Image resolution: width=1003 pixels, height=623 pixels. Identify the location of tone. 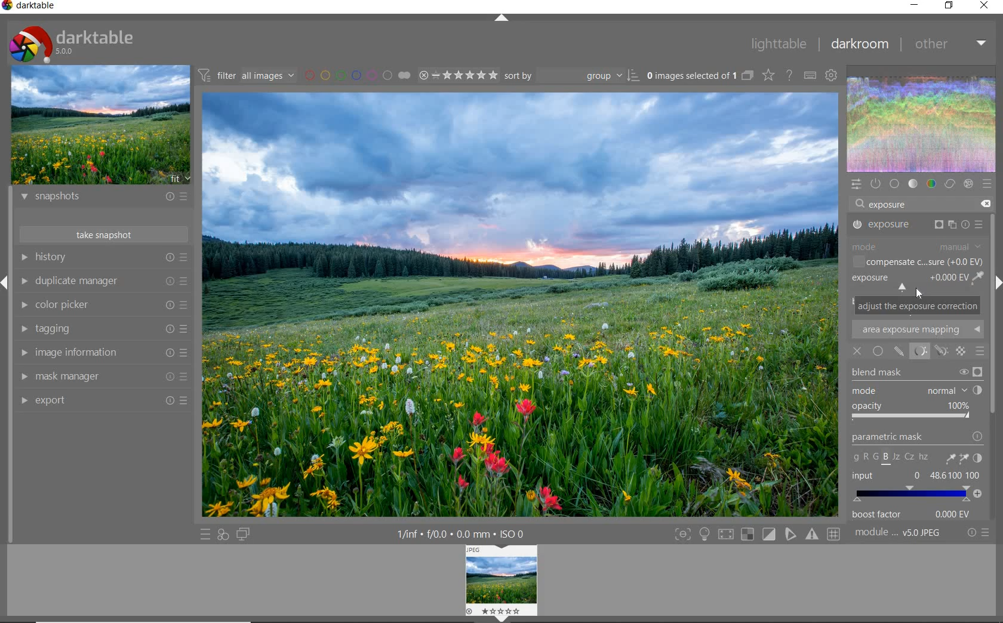
(913, 184).